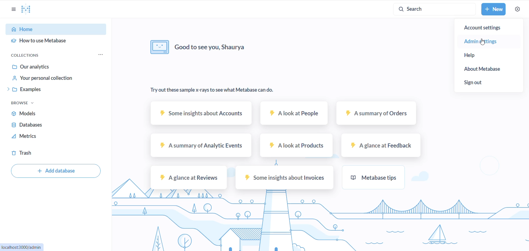  Describe the element at coordinates (54, 171) in the screenshot. I see `ADD DATABASE` at that location.